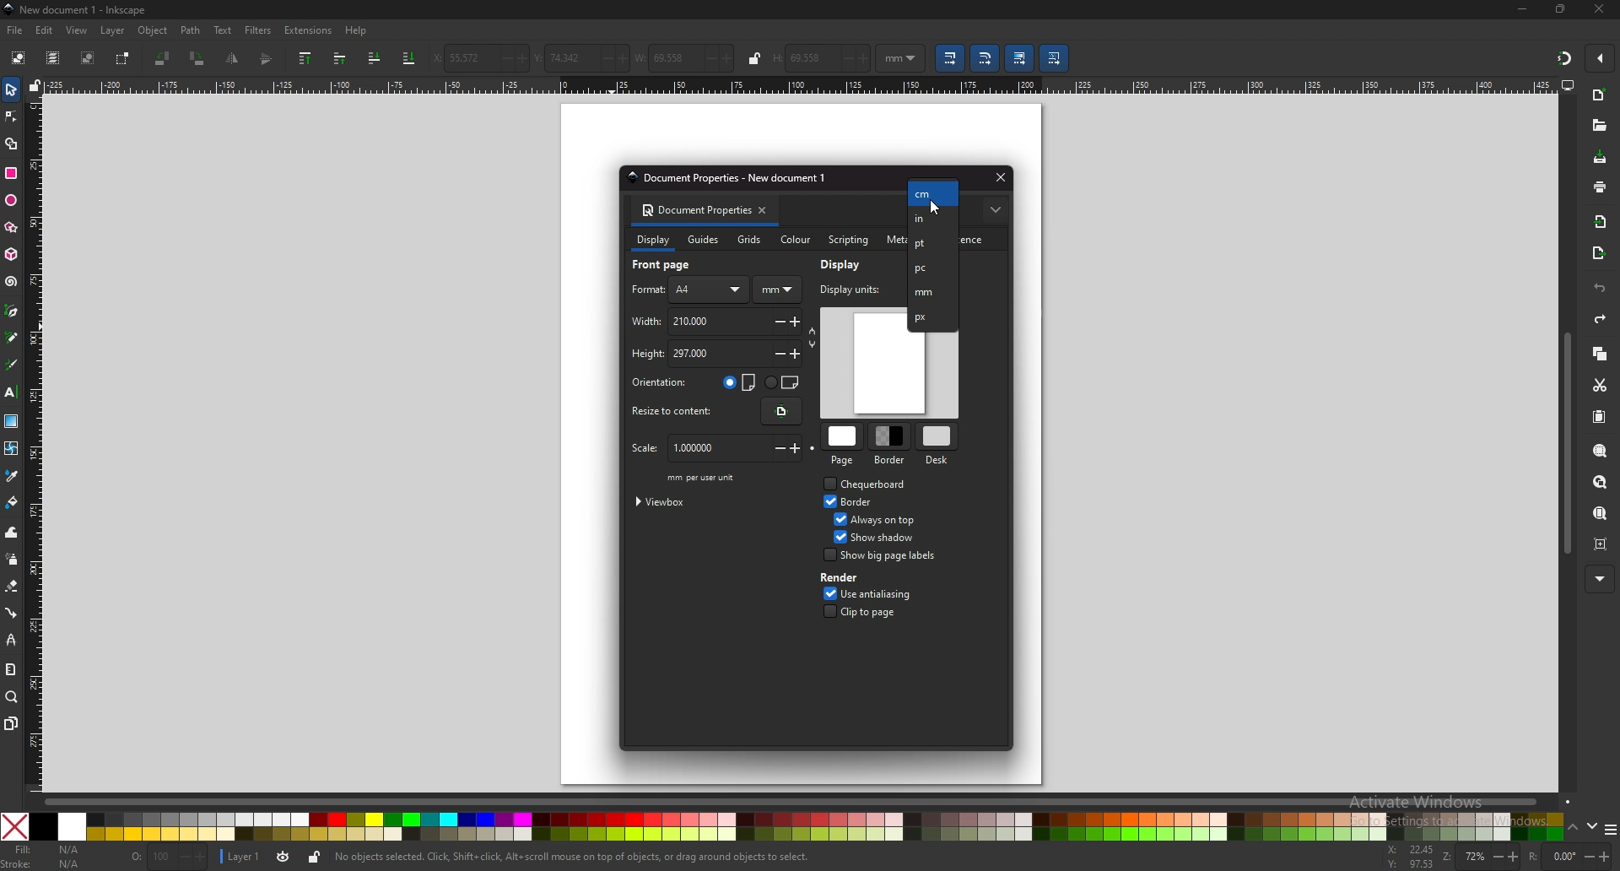  Describe the element at coordinates (844, 446) in the screenshot. I see `page` at that location.